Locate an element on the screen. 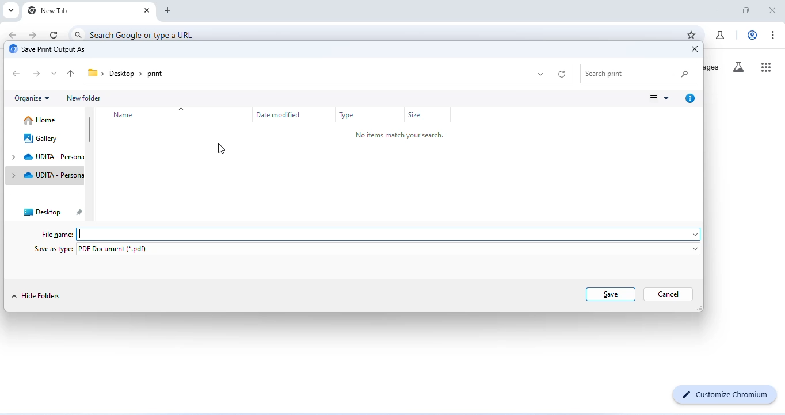 This screenshot has width=785, height=415. udita personal is located at coordinates (46, 176).